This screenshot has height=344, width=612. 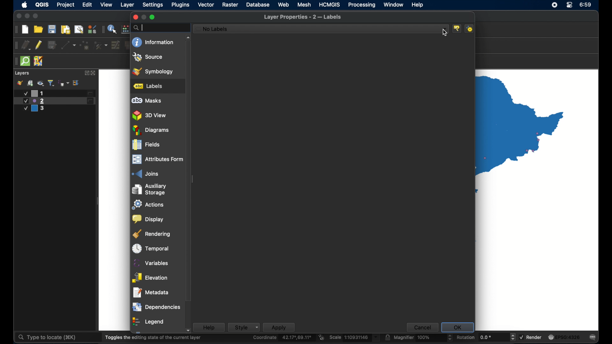 What do you see at coordinates (88, 4) in the screenshot?
I see `edit` at bounding box center [88, 4].